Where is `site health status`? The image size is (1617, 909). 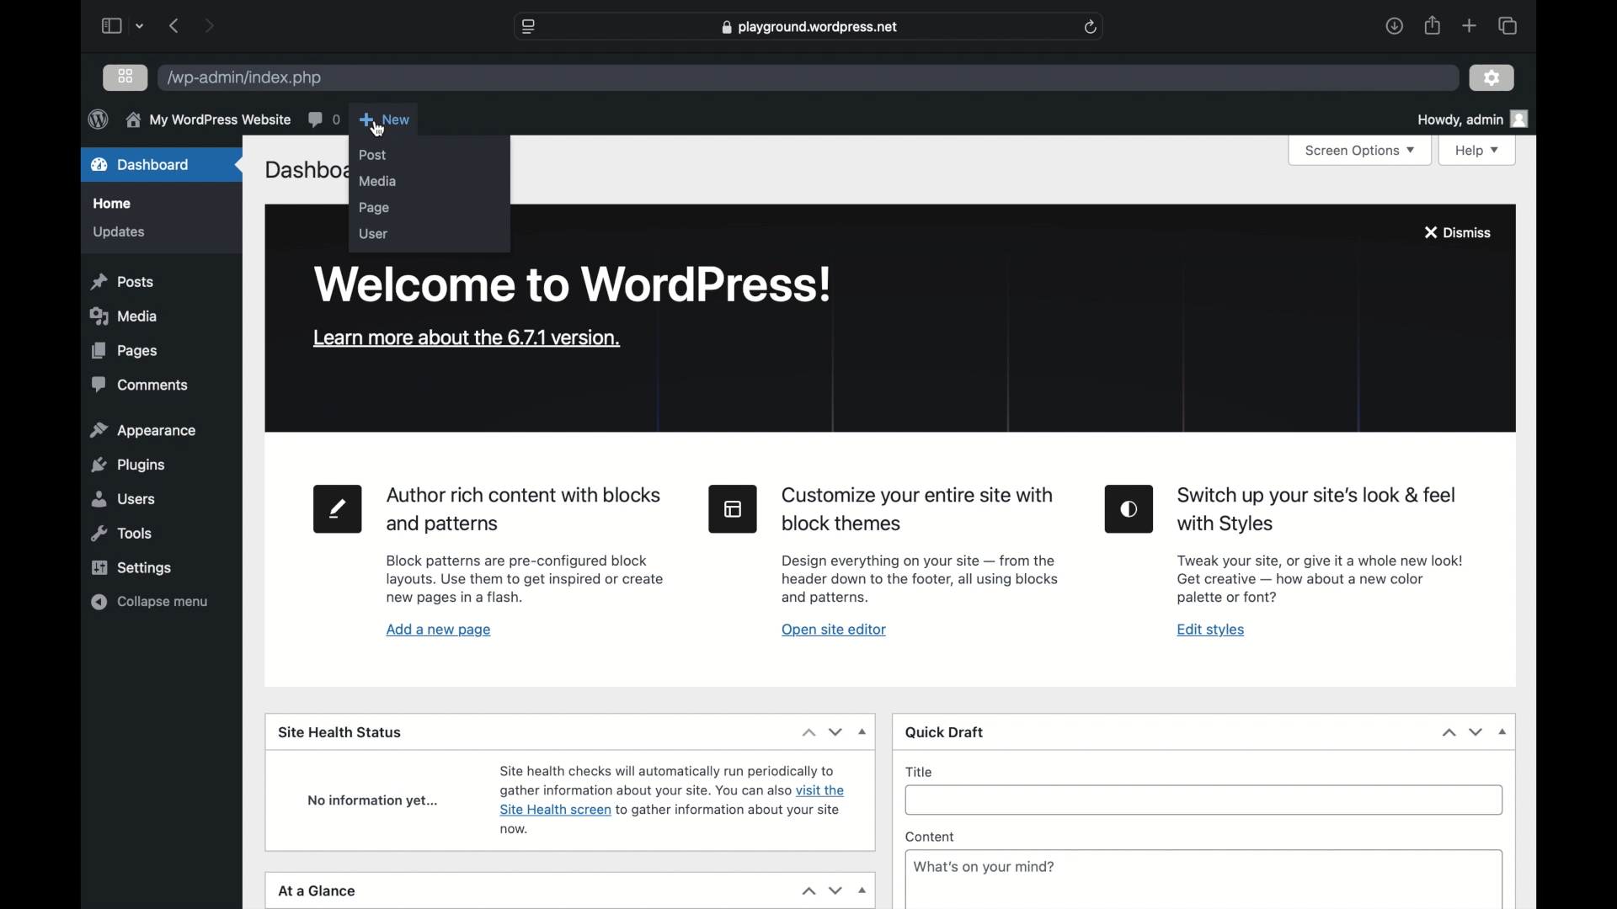 site health status is located at coordinates (340, 733).